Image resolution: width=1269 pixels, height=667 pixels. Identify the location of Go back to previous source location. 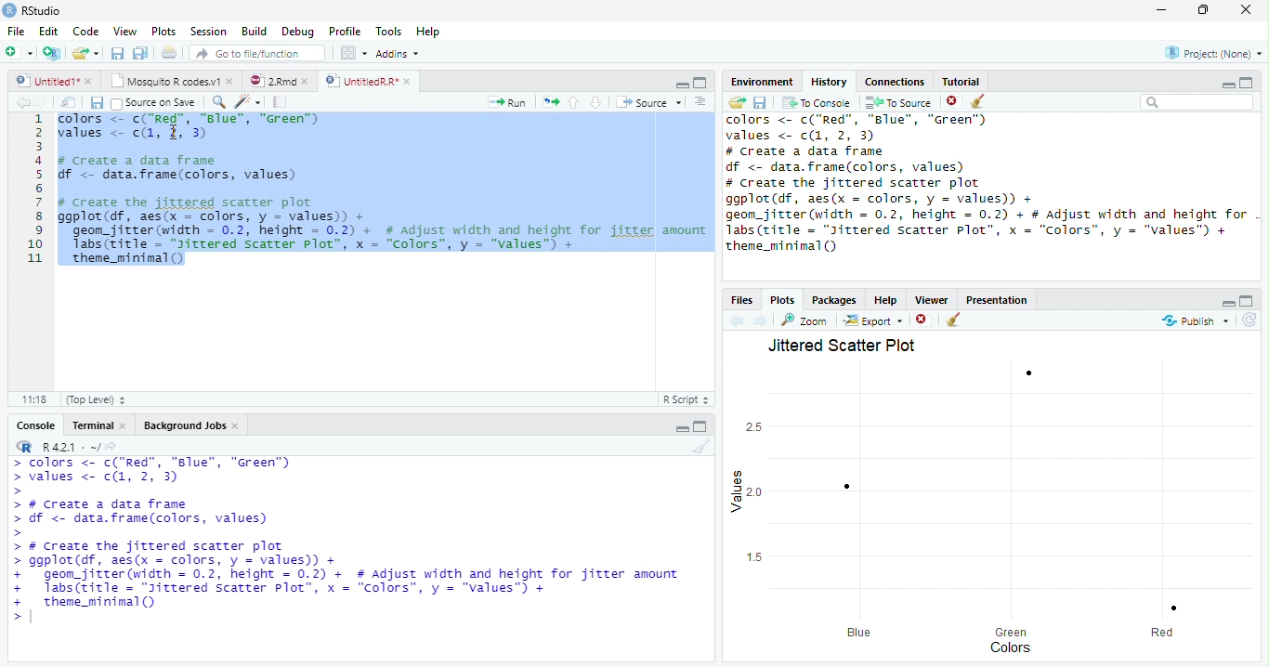
(21, 103).